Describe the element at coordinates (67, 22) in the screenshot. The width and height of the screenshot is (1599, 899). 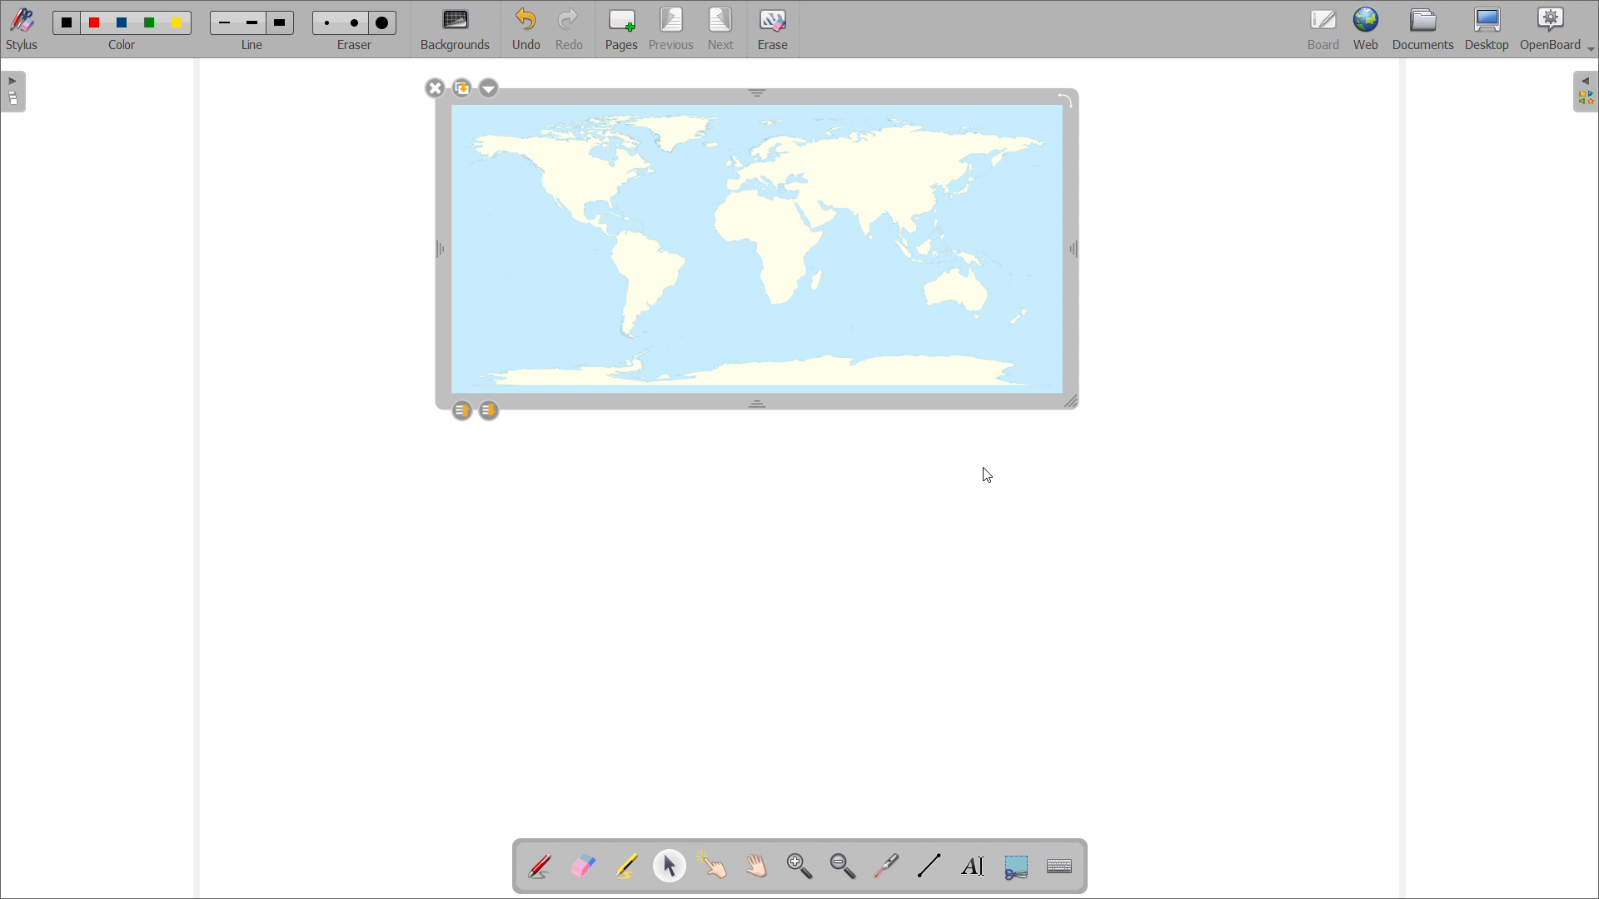
I see `black` at that location.